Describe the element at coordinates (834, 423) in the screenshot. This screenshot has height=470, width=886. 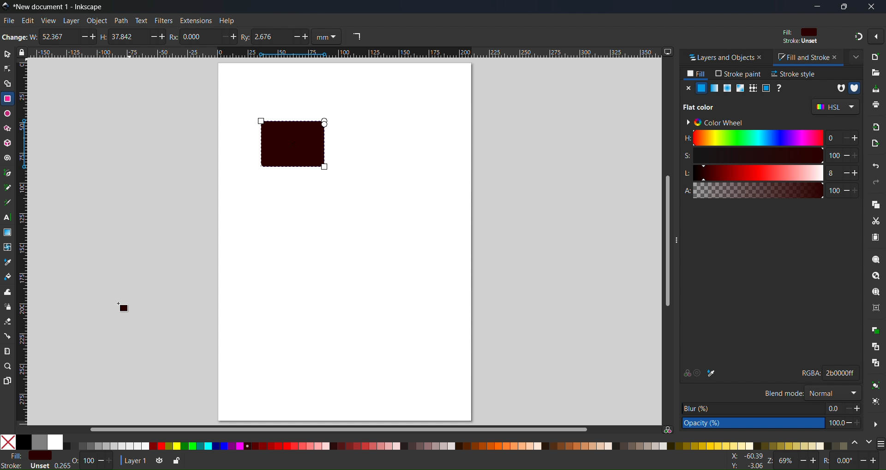
I see `current opacity: 100` at that location.